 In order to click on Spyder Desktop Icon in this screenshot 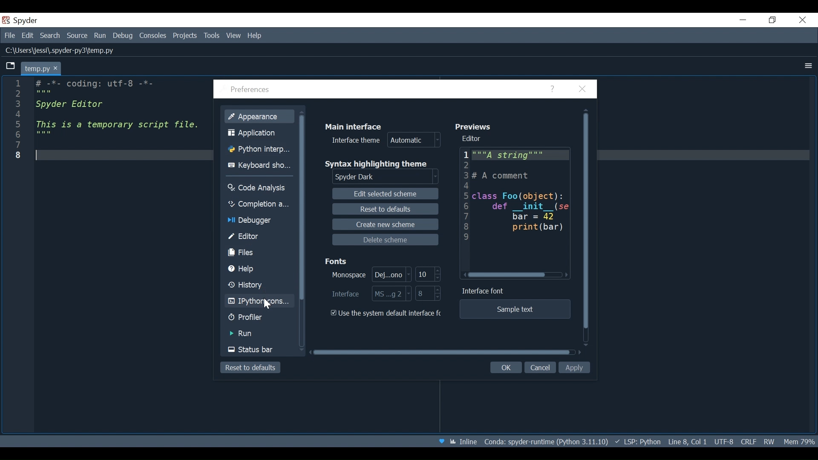, I will do `click(20, 20)`.